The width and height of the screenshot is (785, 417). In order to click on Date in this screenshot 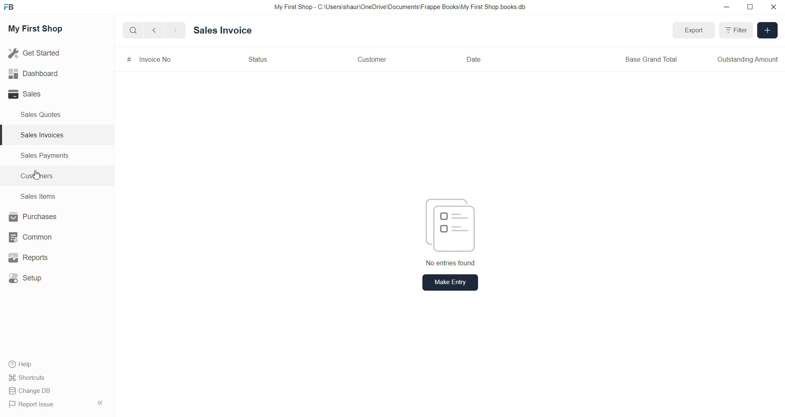, I will do `click(475, 60)`.